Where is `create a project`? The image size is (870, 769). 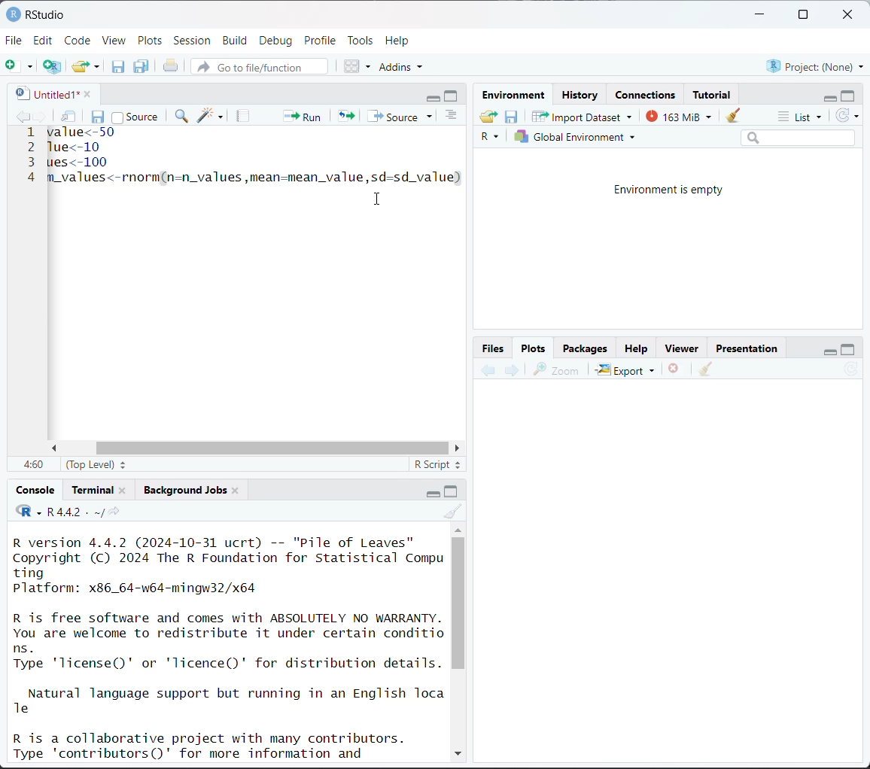 create a project is located at coordinates (52, 66).